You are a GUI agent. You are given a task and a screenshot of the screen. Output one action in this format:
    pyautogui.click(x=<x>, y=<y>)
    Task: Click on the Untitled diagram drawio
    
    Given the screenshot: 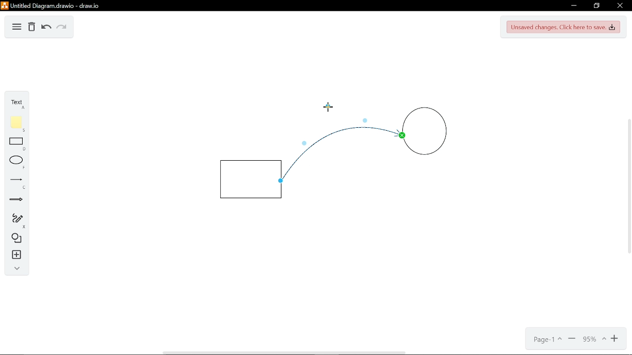 What is the action you would take?
    pyautogui.click(x=51, y=6)
    